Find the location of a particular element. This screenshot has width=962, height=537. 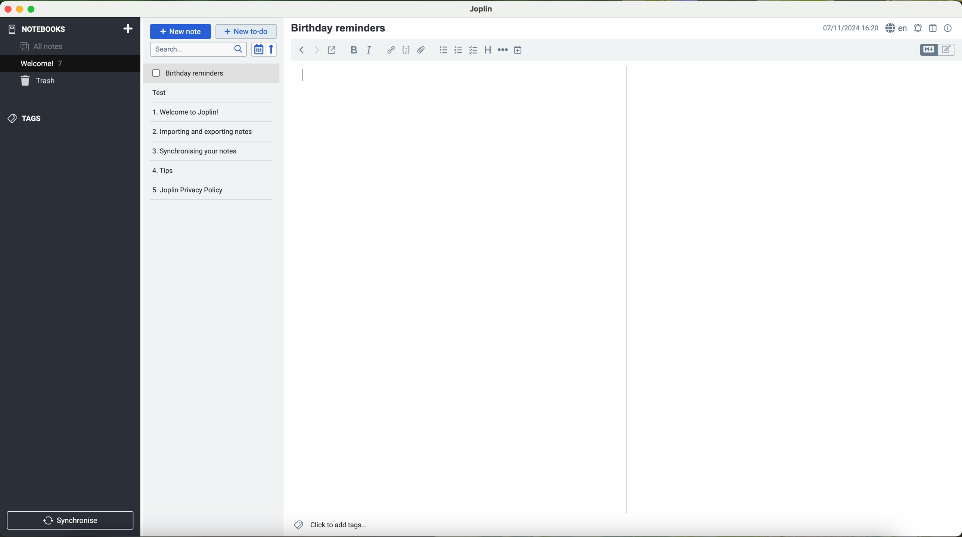

bold is located at coordinates (354, 50).